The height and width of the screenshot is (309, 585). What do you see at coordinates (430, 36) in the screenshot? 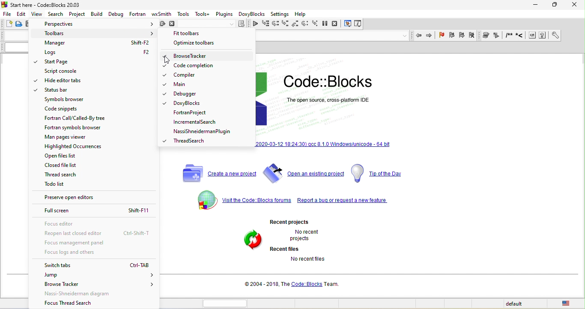
I see `jump forward` at bounding box center [430, 36].